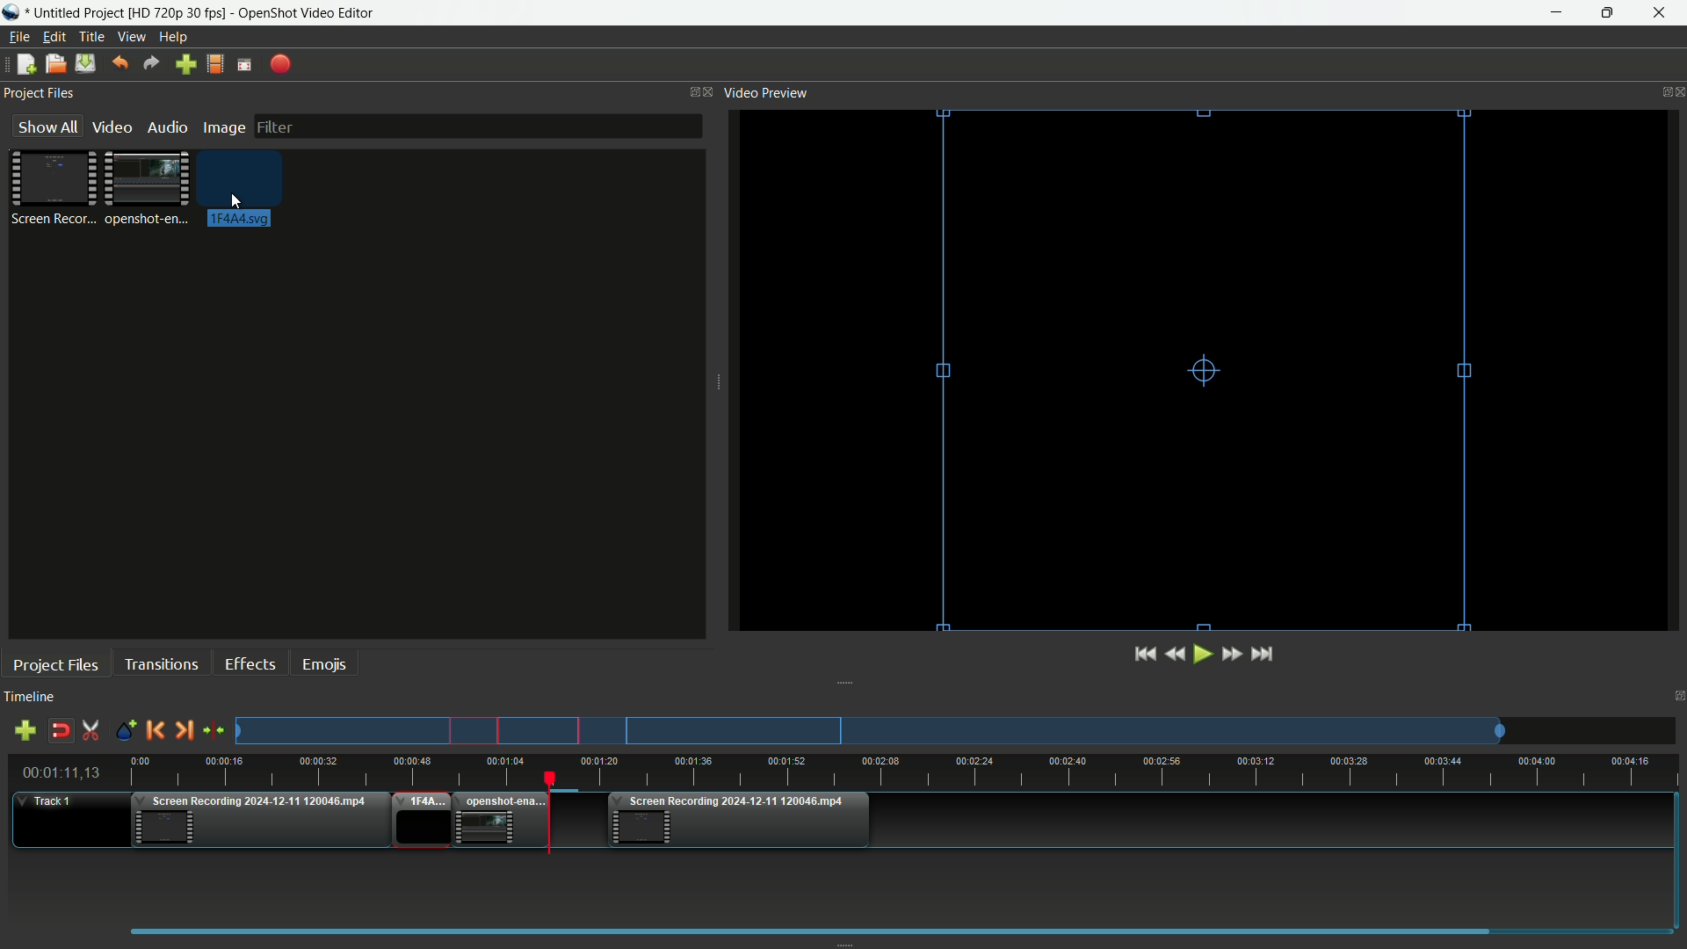 This screenshot has height=949, width=1687. I want to click on Create markers, so click(120, 731).